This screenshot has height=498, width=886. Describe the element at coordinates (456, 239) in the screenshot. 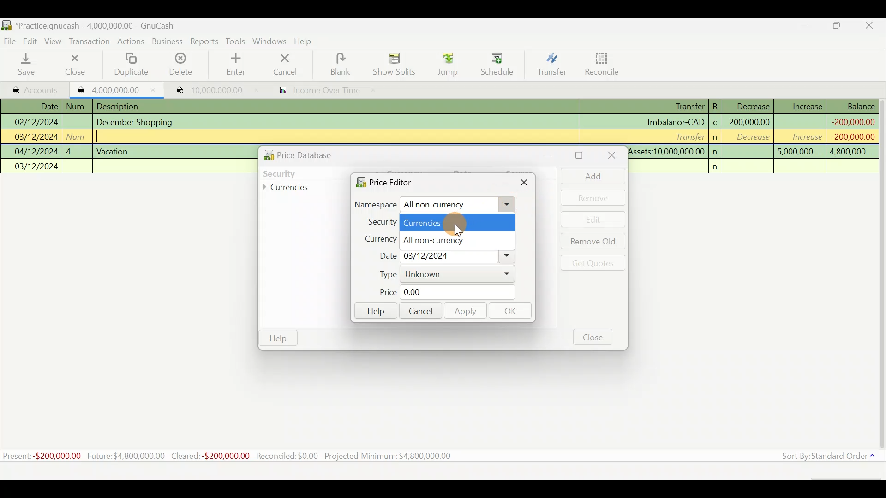

I see `All non-currency` at that location.